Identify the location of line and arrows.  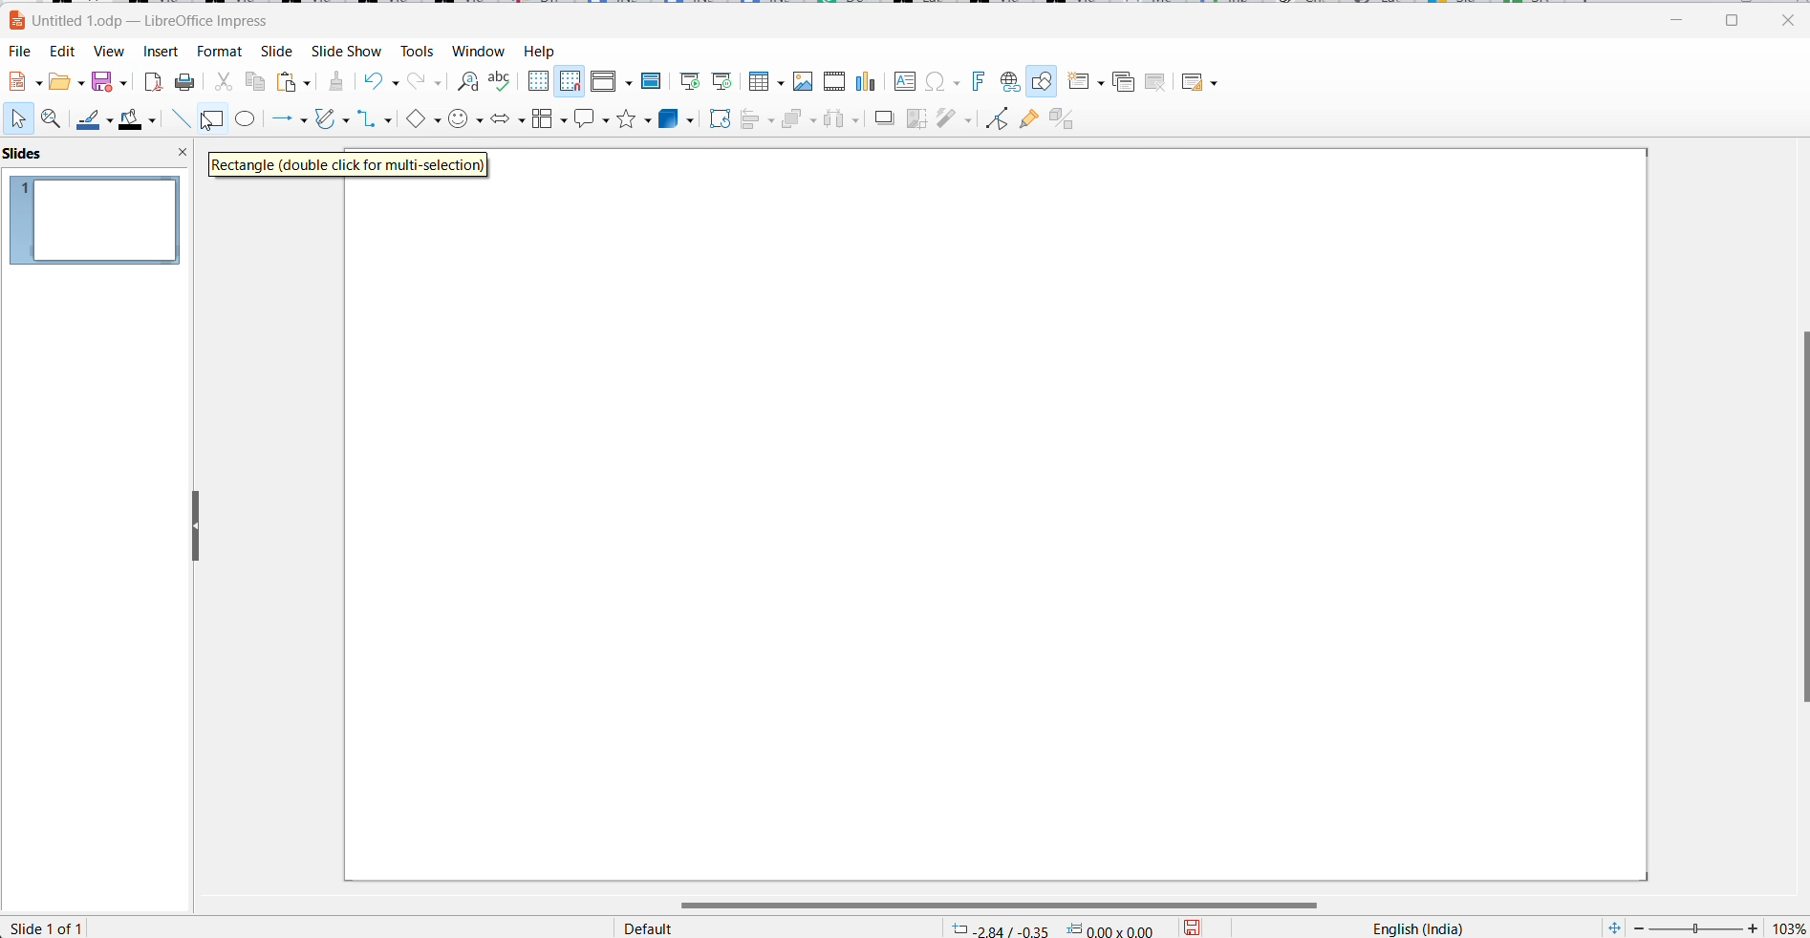
(291, 120).